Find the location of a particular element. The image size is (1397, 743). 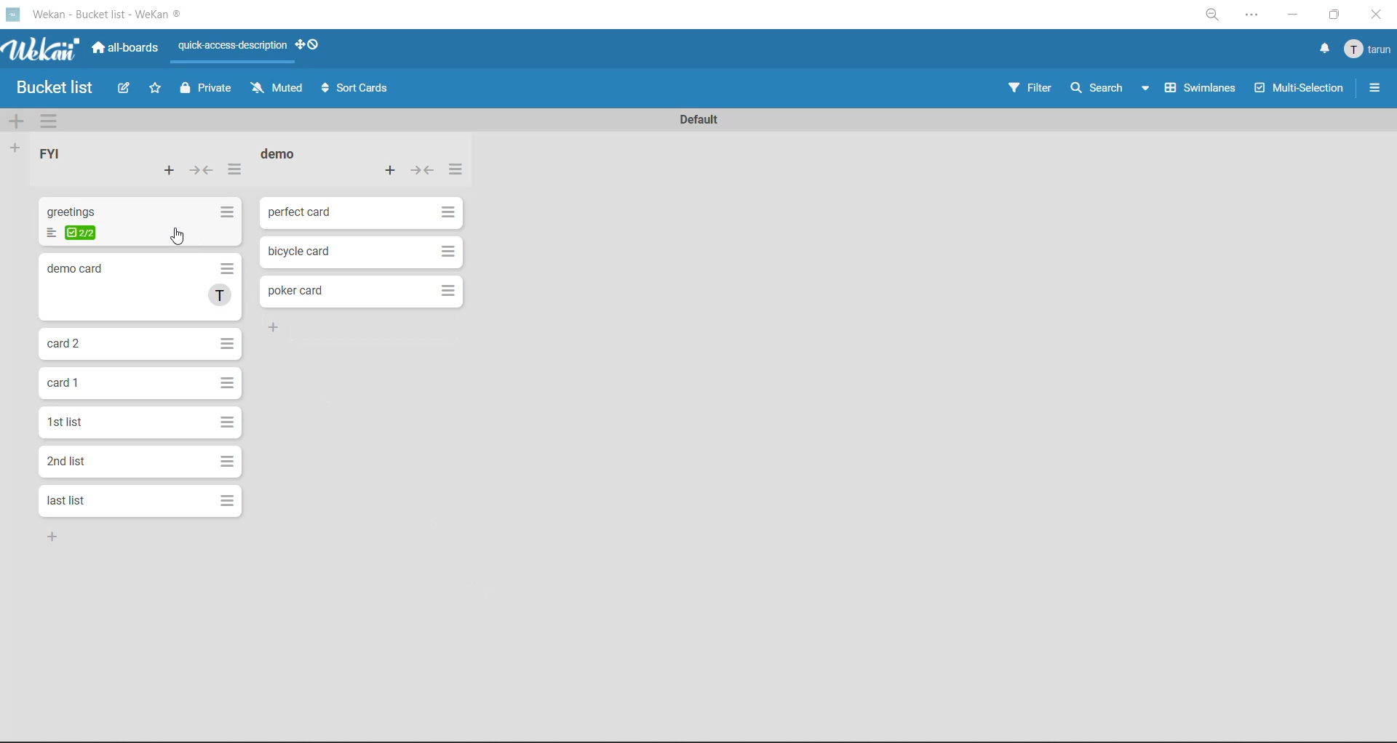

cards is located at coordinates (144, 286).